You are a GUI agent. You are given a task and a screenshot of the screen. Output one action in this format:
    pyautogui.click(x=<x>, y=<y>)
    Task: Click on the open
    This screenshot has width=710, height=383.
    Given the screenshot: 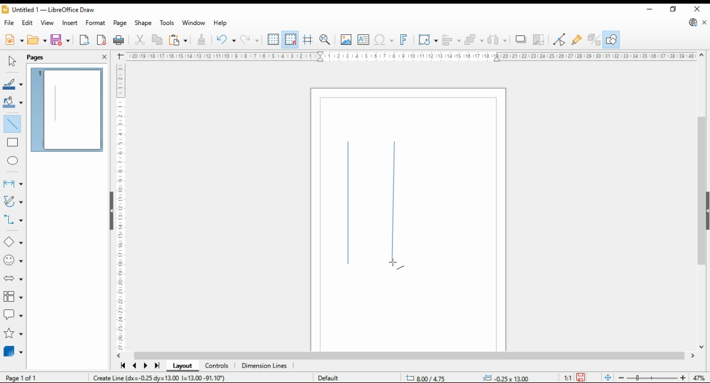 What is the action you would take?
    pyautogui.click(x=37, y=40)
    